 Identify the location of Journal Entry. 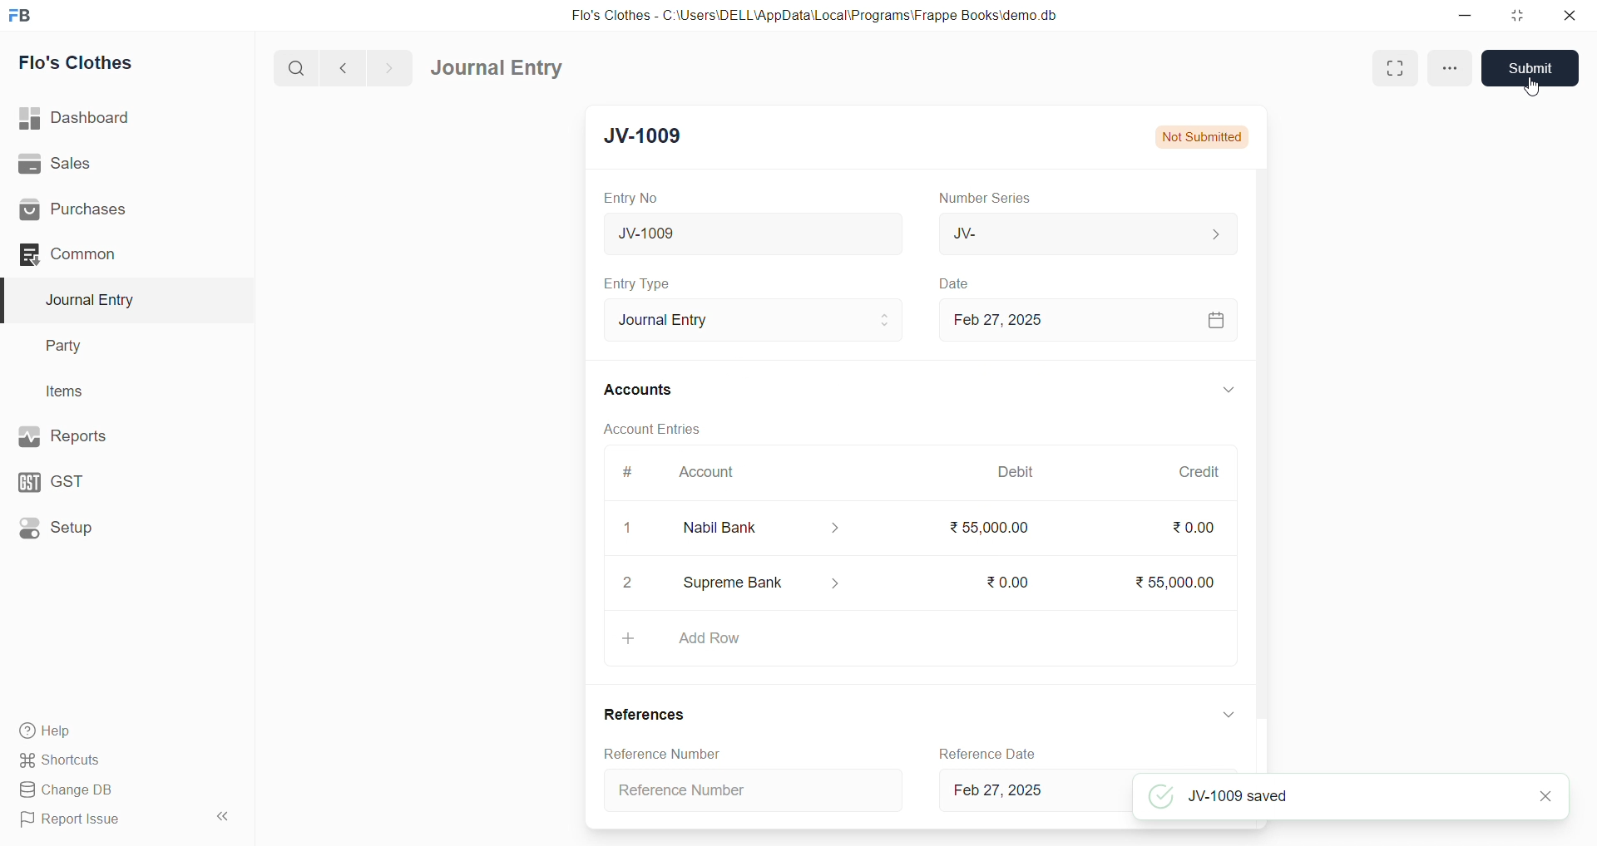
(755, 320).